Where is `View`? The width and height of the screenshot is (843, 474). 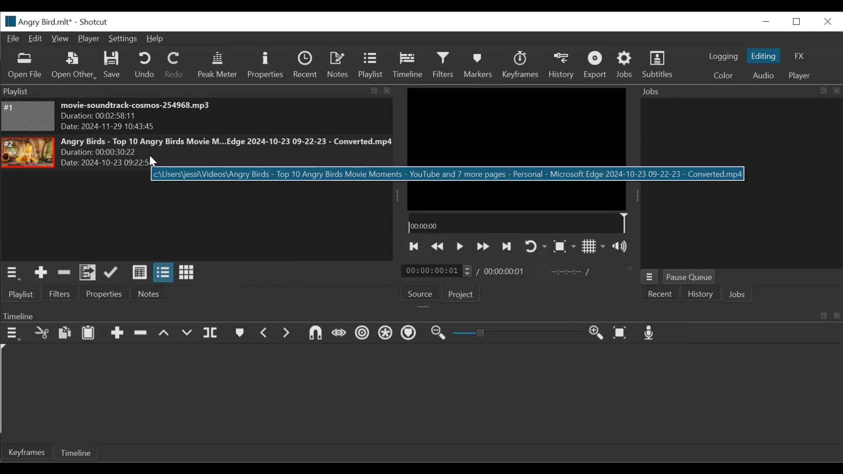
View is located at coordinates (60, 38).